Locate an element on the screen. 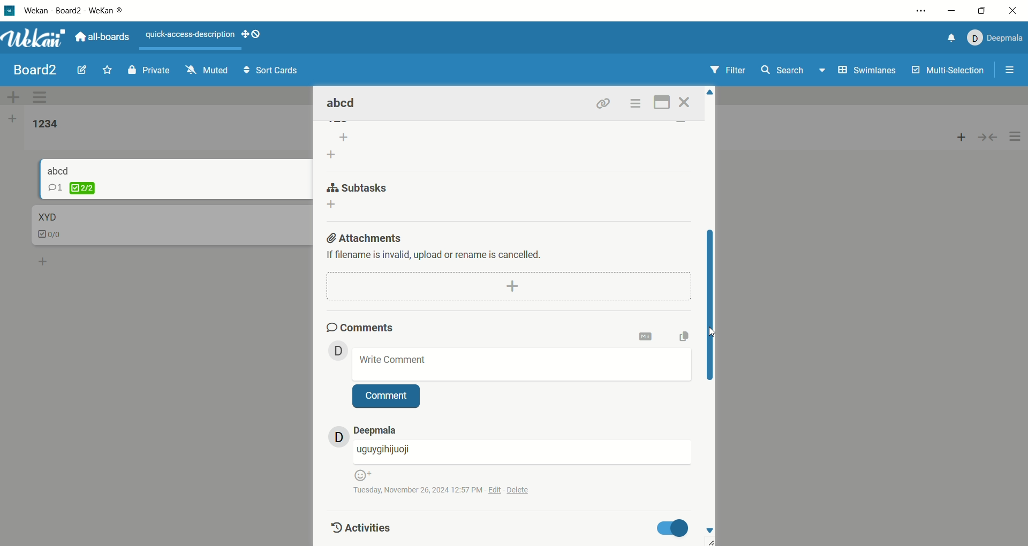 The width and height of the screenshot is (1028, 546). add list is located at coordinates (340, 146).